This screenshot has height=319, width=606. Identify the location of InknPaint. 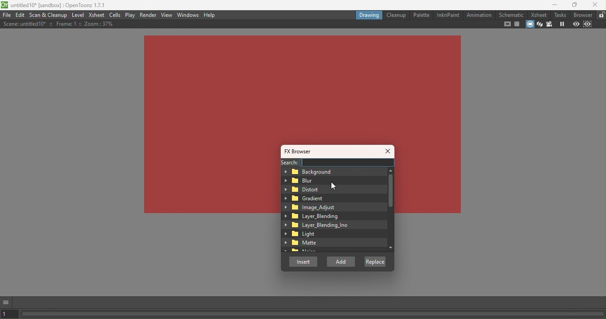
(448, 15).